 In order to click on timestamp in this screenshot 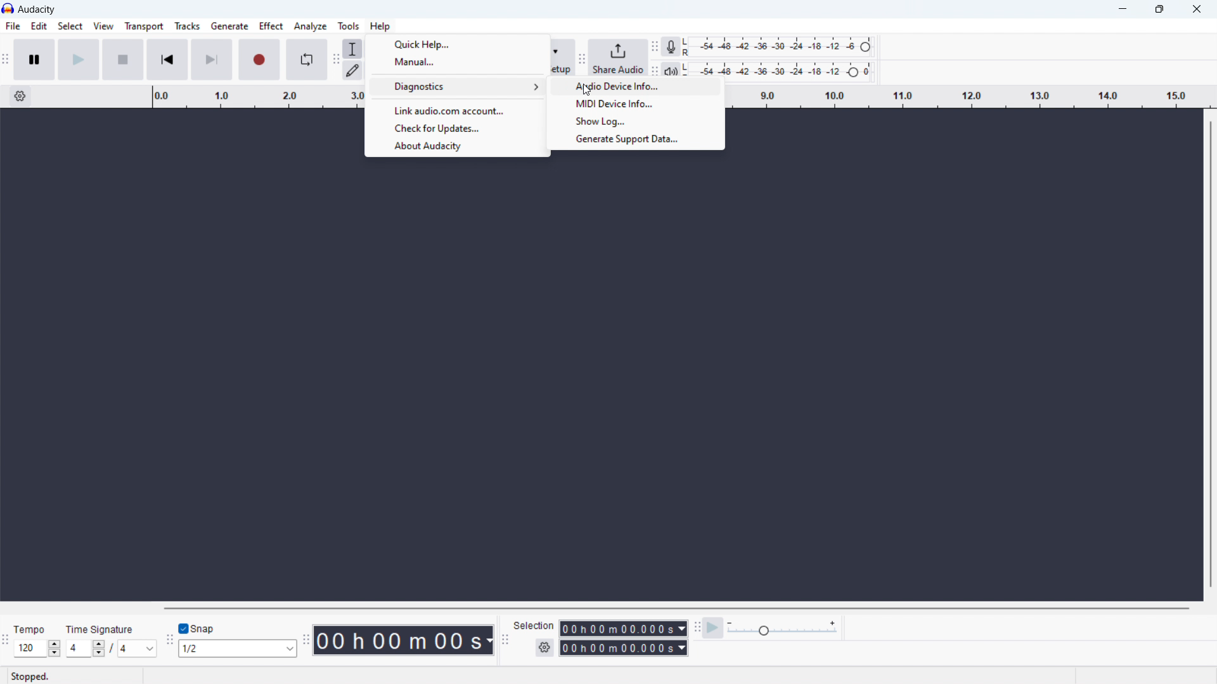, I will do `click(402, 640)`.